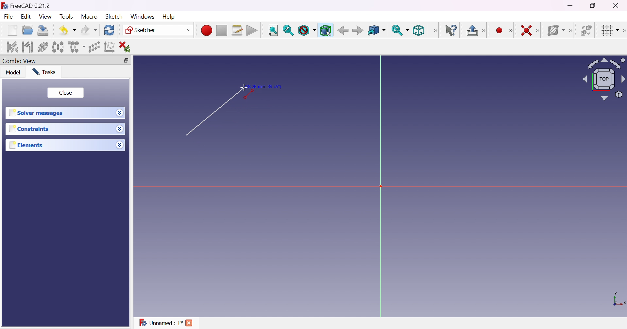 This screenshot has width=627, height=329. I want to click on Fit all, so click(273, 30).